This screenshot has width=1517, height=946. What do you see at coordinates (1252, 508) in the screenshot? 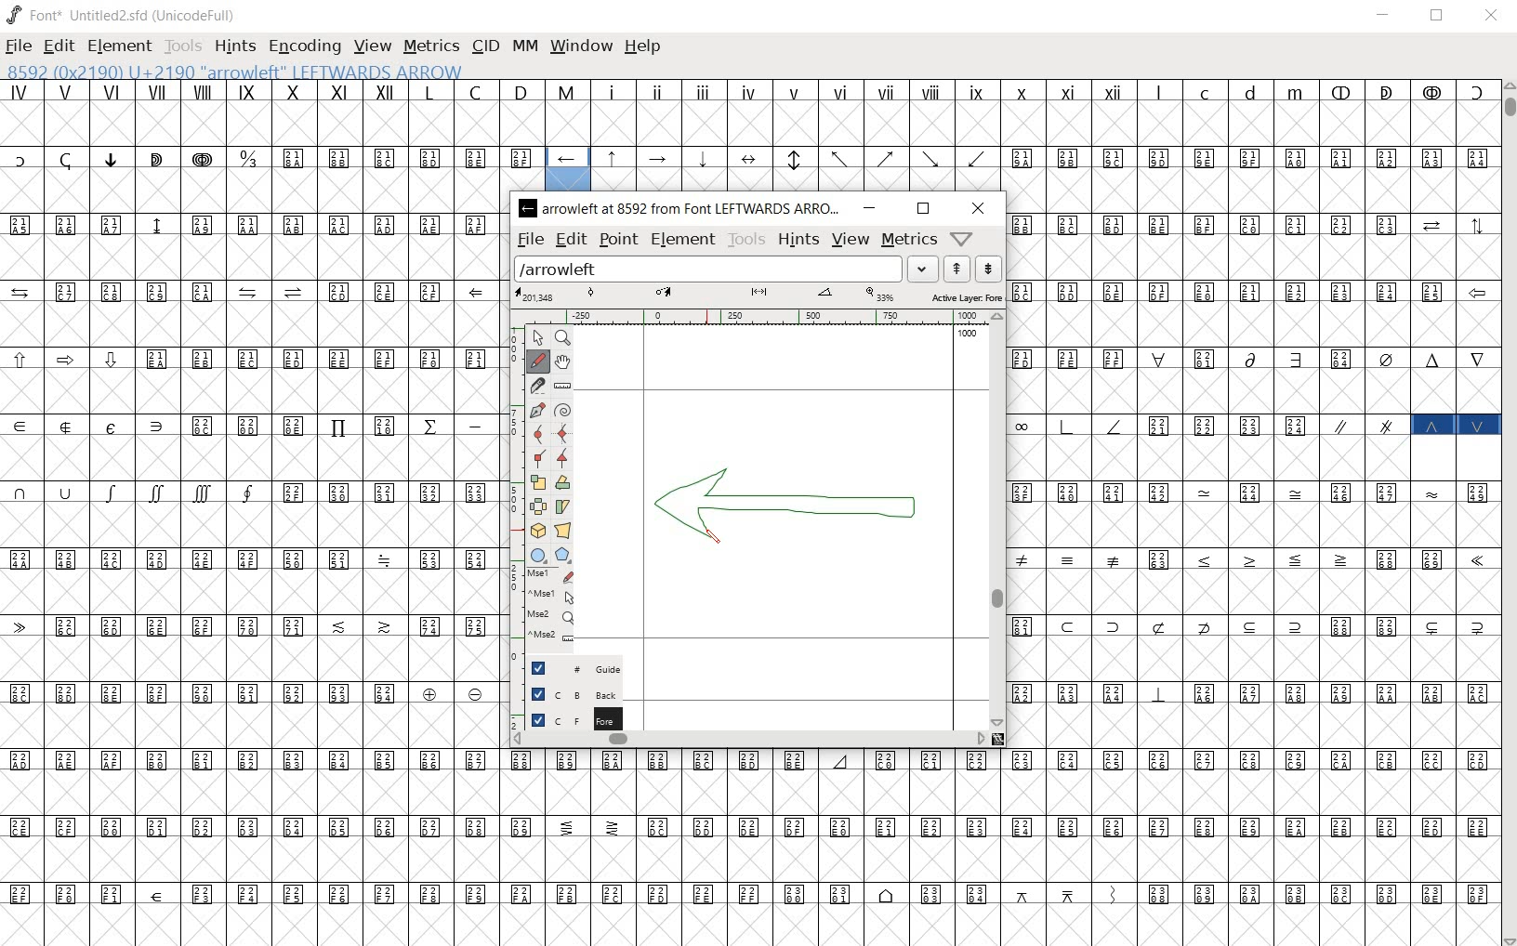
I see `glyphs characters` at bounding box center [1252, 508].